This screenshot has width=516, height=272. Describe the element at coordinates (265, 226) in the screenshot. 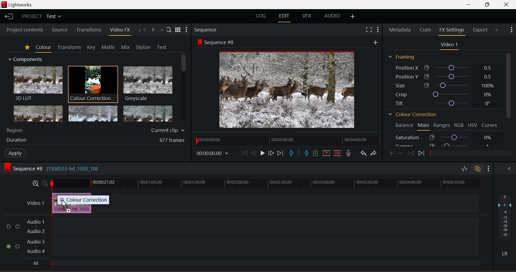

I see `Audio Input Field` at that location.